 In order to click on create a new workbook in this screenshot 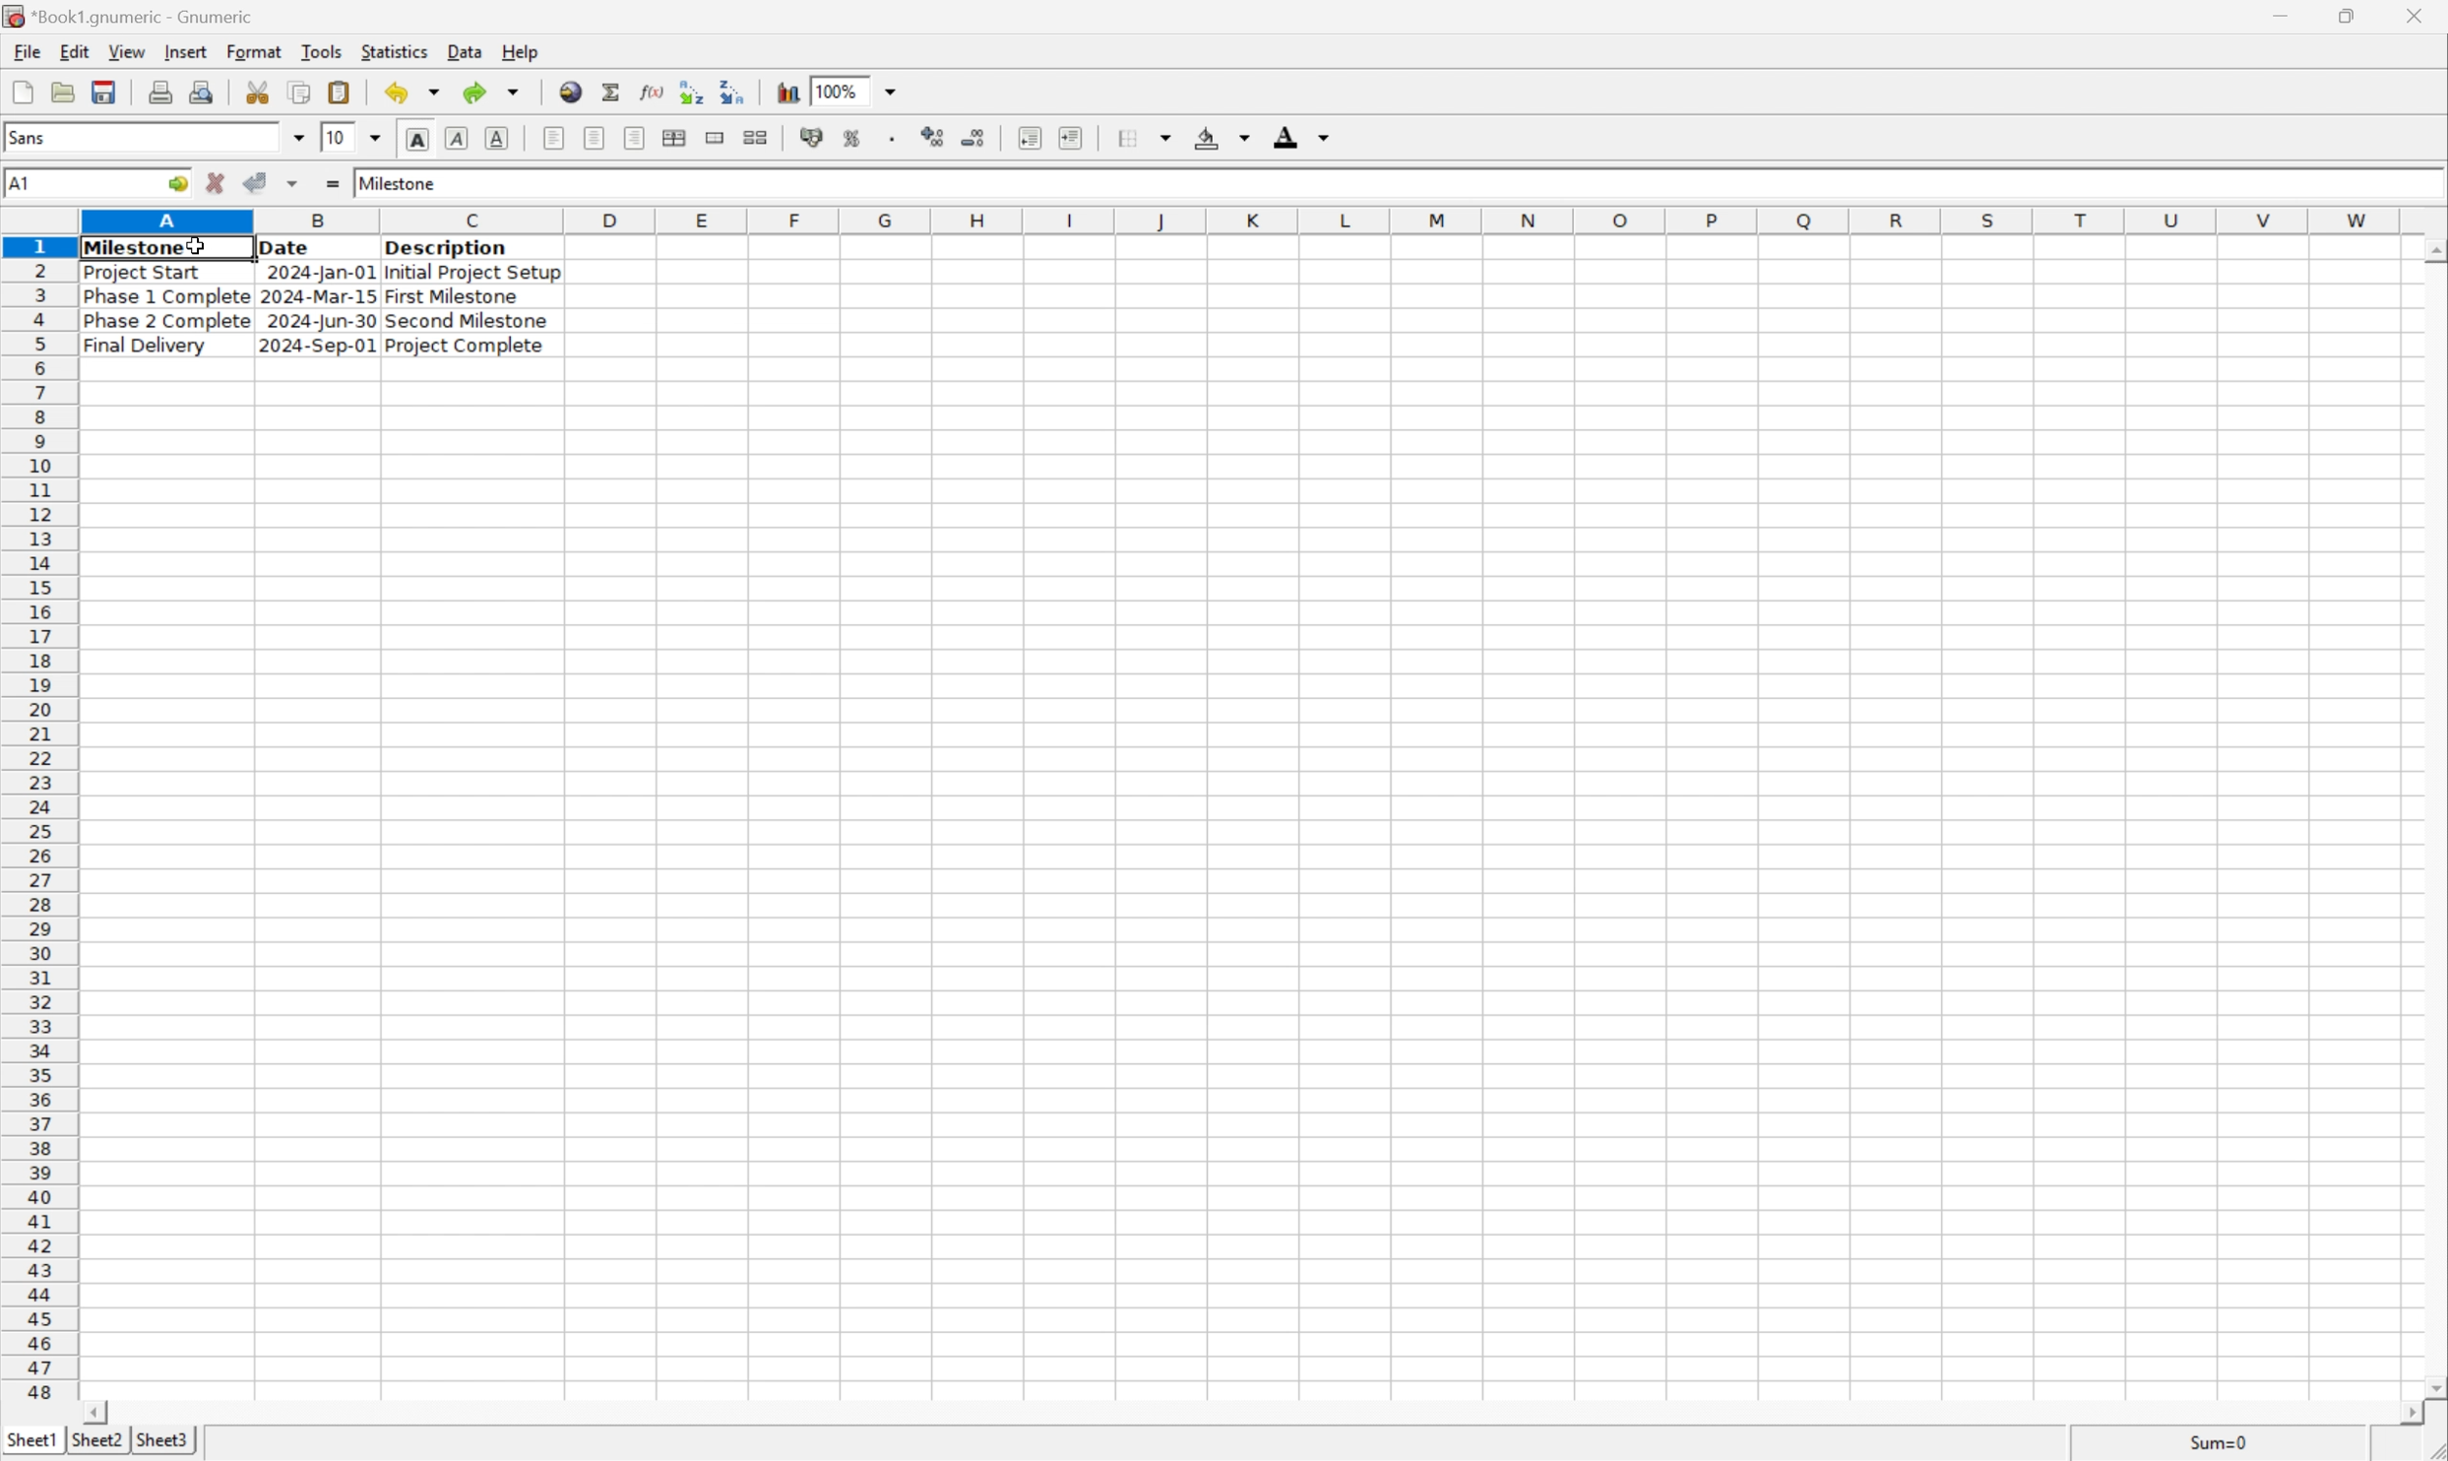, I will do `click(21, 94)`.